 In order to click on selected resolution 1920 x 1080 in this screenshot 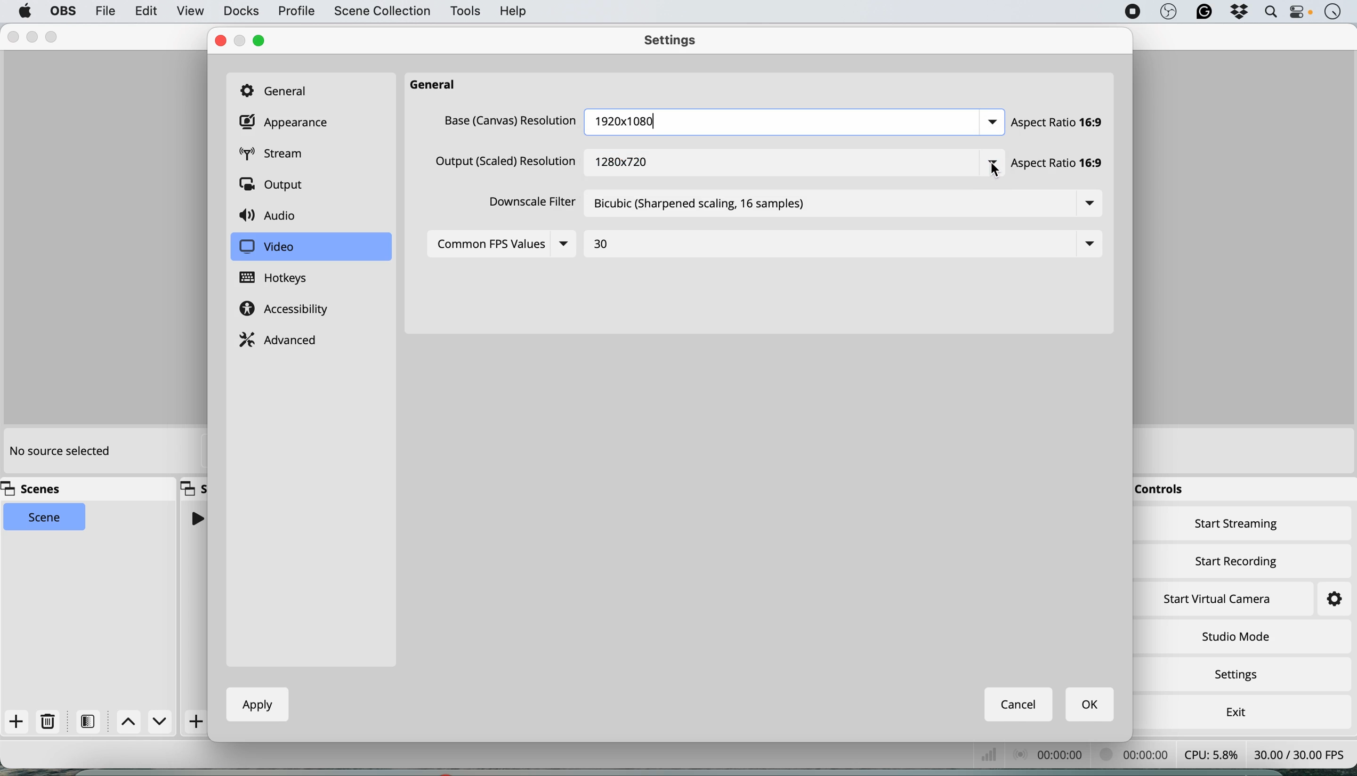, I will do `click(619, 157)`.